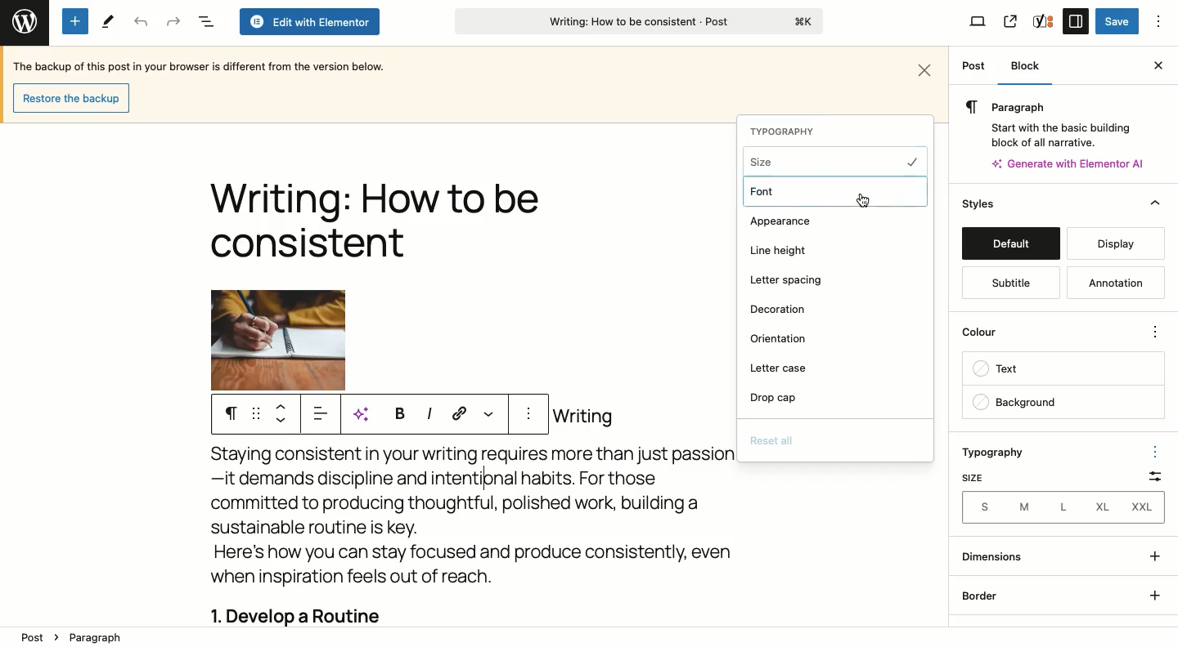 This screenshot has height=647, width=1178. I want to click on Backup text, so click(202, 65).